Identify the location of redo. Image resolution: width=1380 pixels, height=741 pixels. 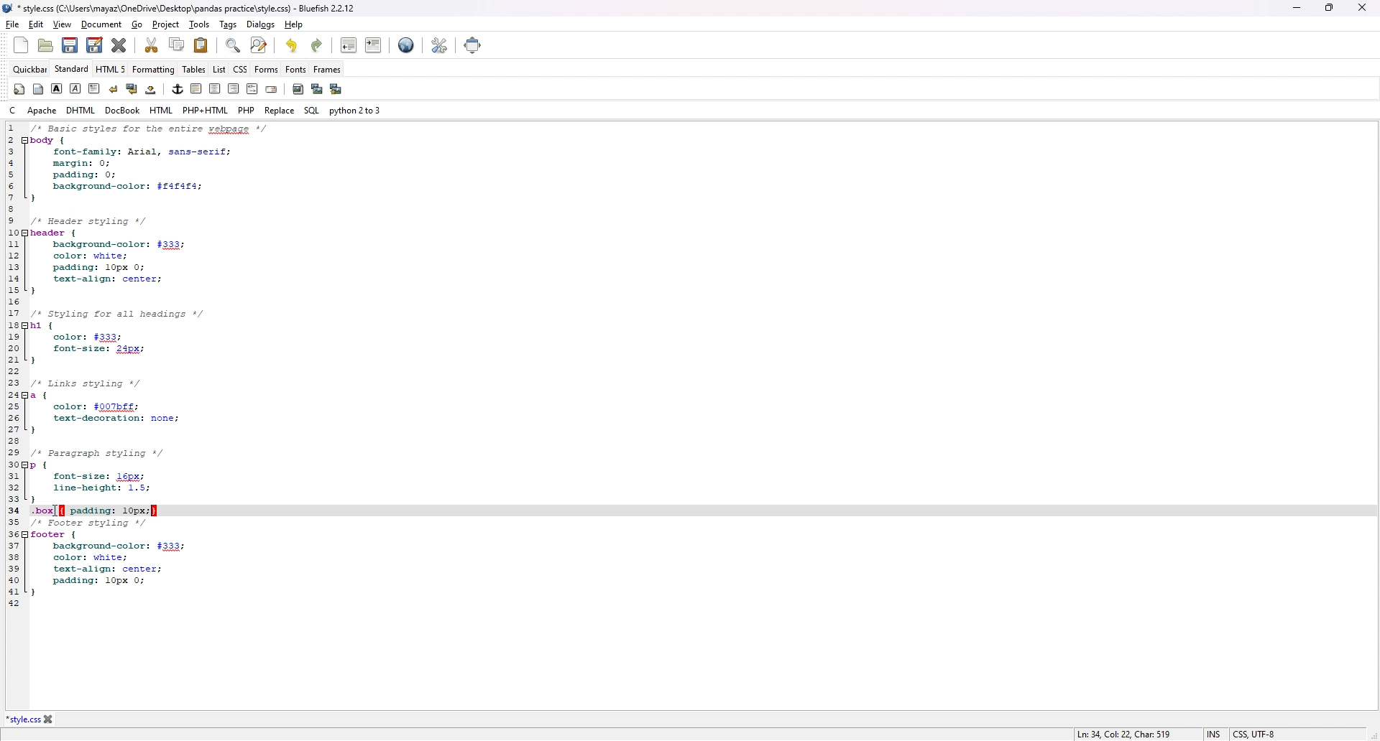
(318, 45).